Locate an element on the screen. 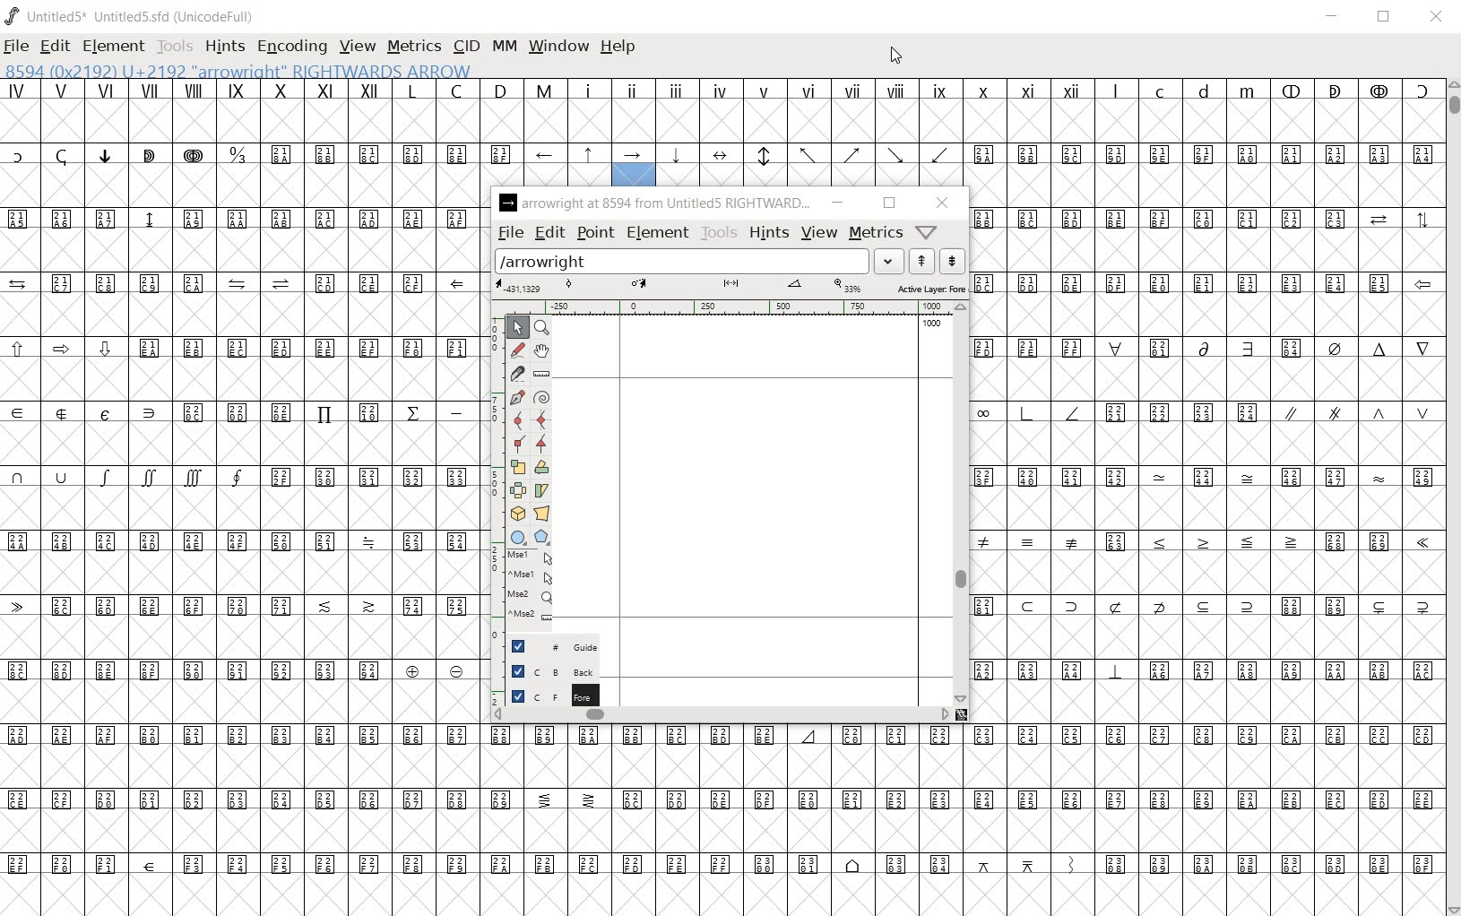  MINIMIZE is located at coordinates (1334, 16).